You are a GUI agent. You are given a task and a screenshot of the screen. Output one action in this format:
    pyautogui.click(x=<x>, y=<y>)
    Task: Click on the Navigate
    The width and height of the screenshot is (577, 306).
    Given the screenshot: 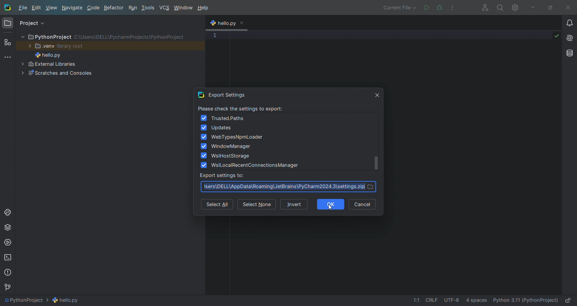 What is the action you would take?
    pyautogui.click(x=72, y=7)
    